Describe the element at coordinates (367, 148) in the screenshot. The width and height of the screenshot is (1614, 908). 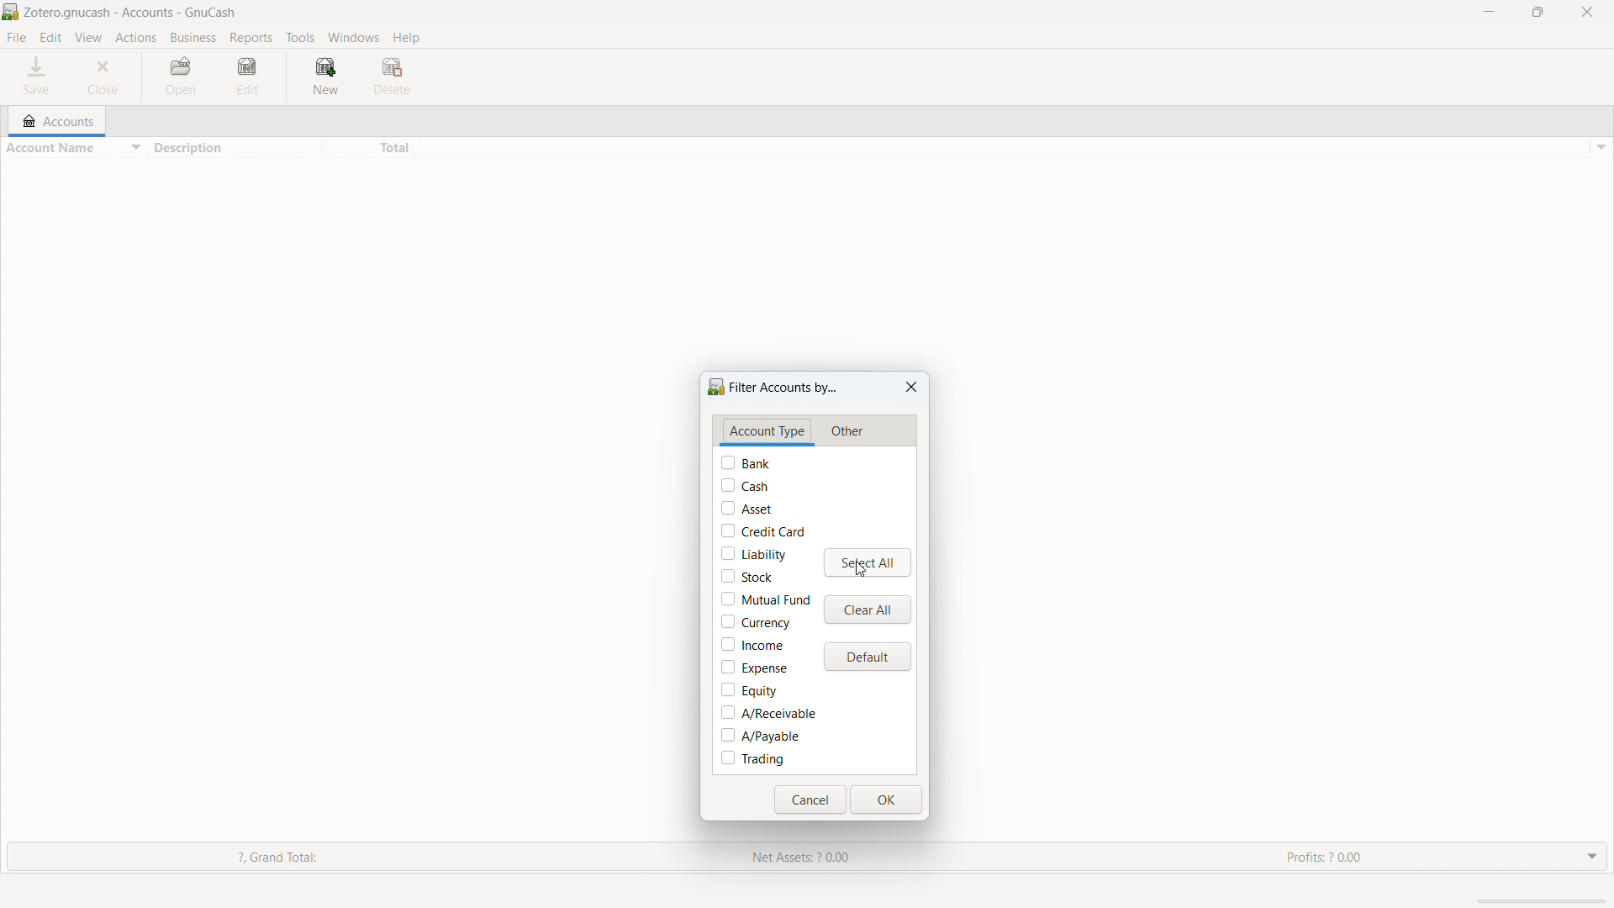
I see `total` at that location.